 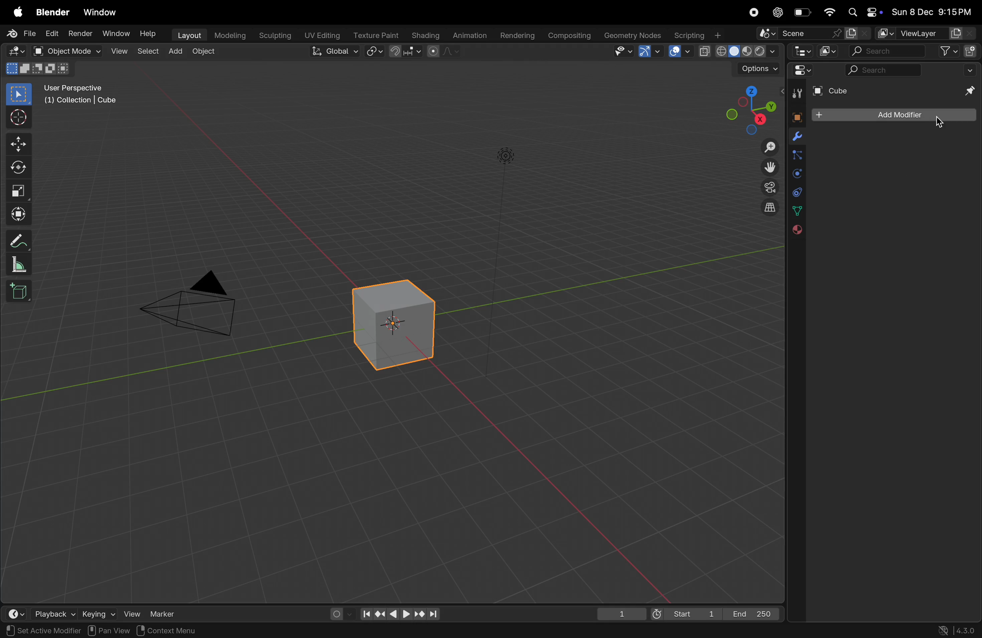 I want to click on maker, so click(x=167, y=613).